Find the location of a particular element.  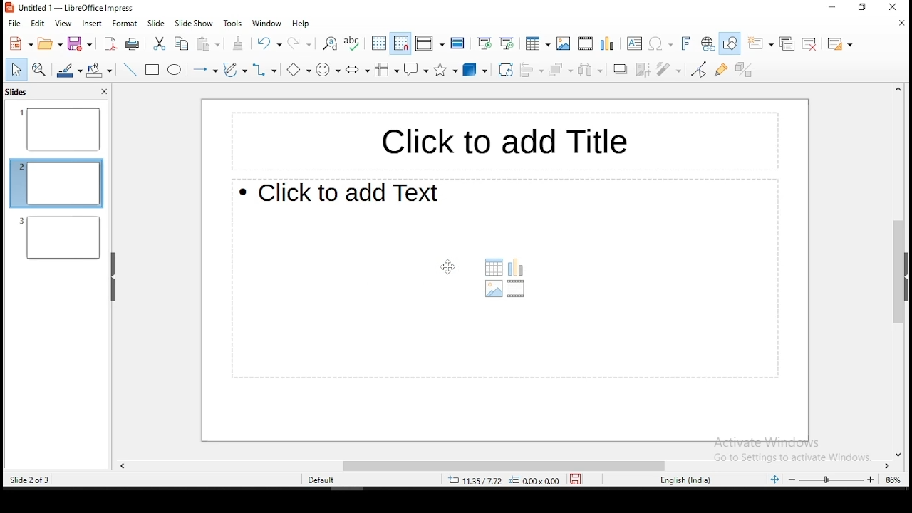

Shadow is located at coordinates (621, 68).